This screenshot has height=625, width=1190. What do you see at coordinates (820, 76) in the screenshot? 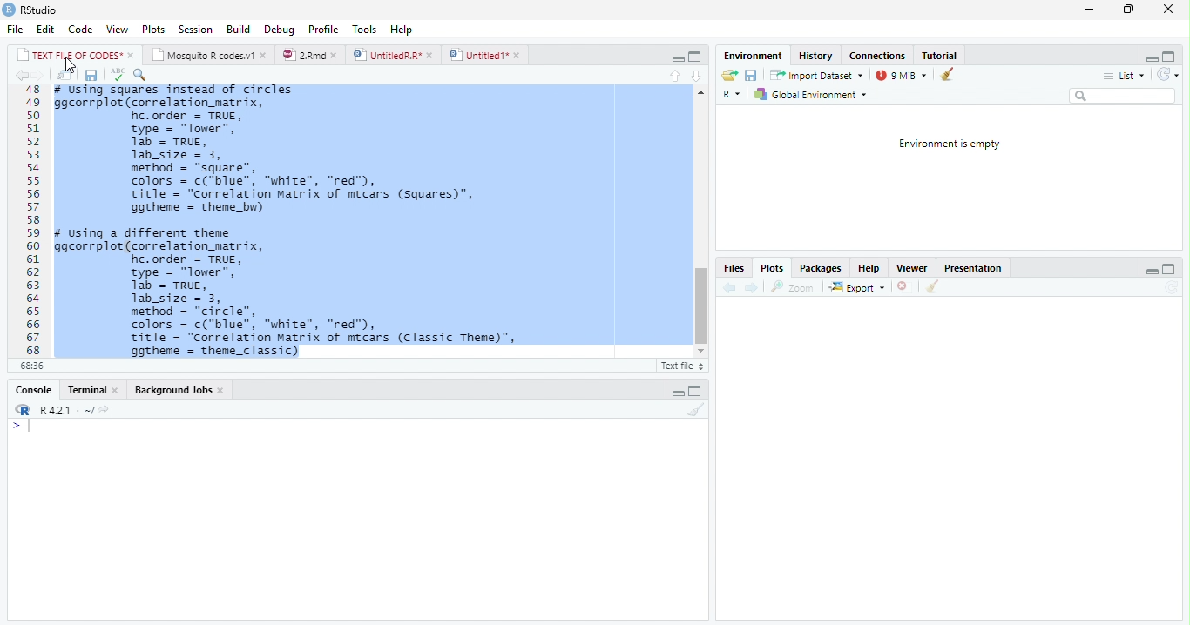
I see `imoort Dataset ~` at bounding box center [820, 76].